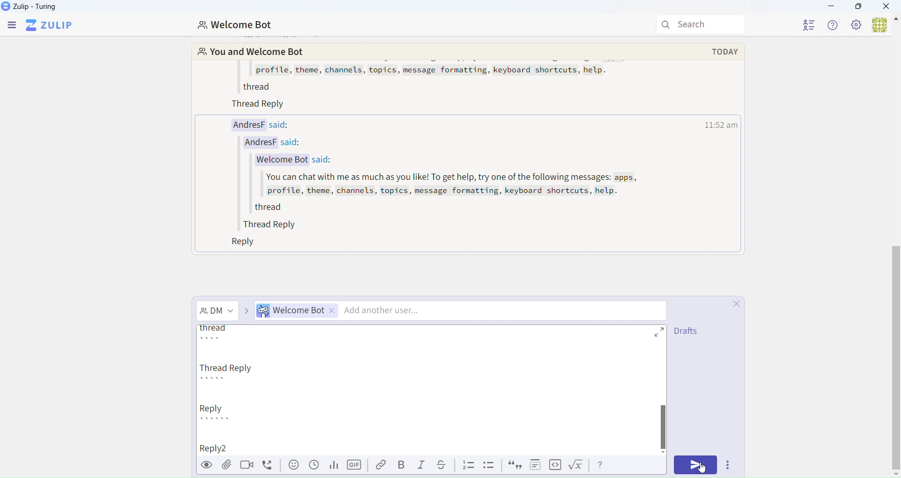 The width and height of the screenshot is (901, 478). I want to click on help, so click(602, 465).